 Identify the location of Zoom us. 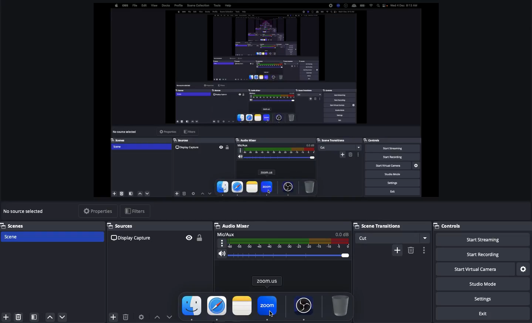
(267, 280).